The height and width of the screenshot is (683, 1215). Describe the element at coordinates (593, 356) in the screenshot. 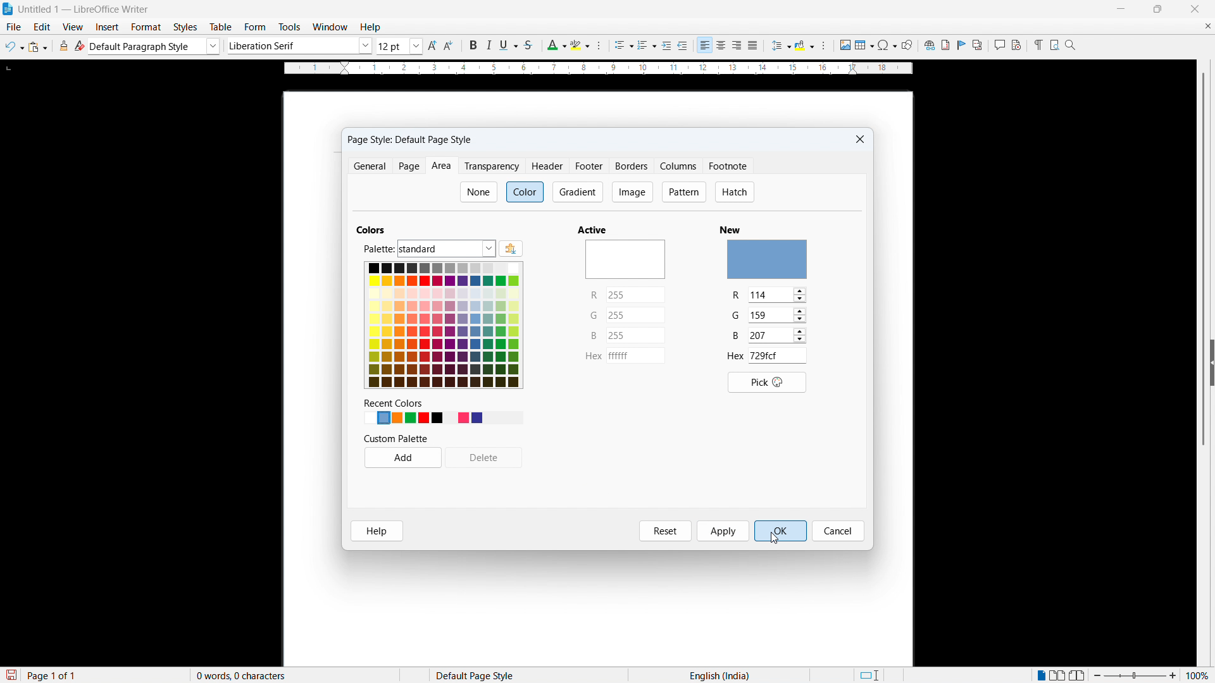

I see `hex` at that location.